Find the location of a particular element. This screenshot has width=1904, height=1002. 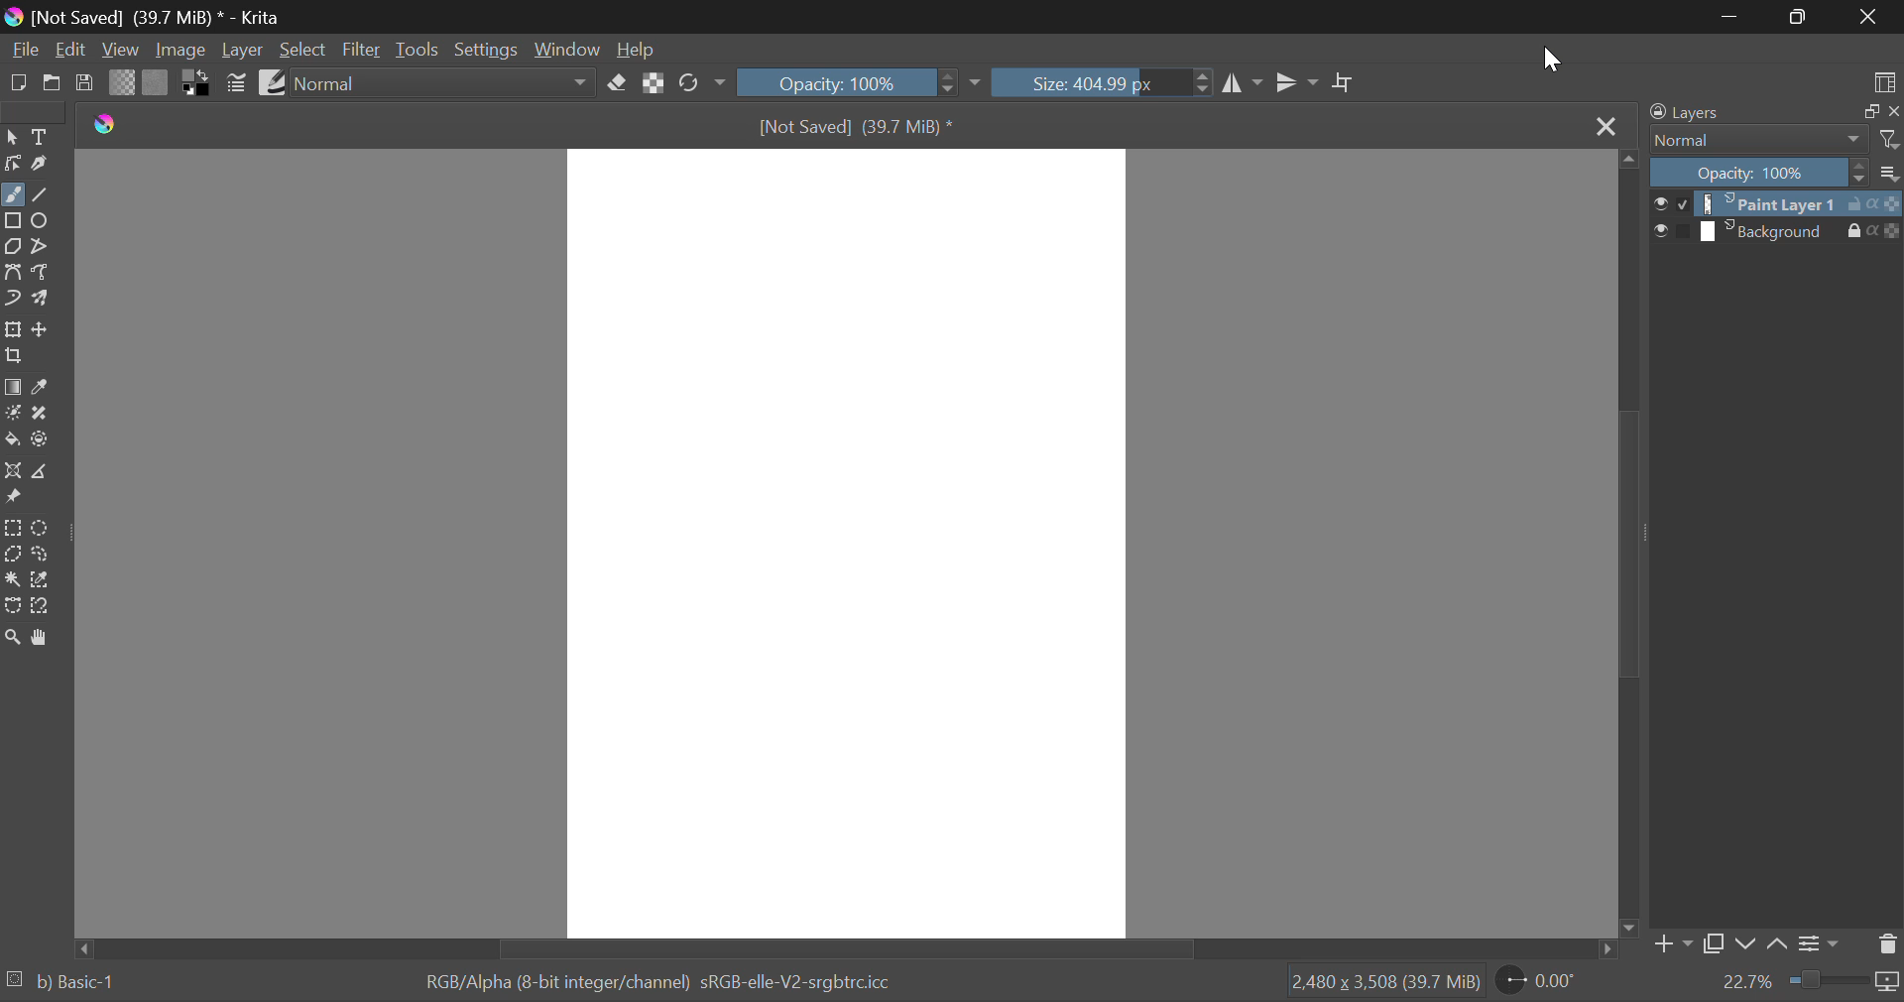

Minimize is located at coordinates (1799, 17).